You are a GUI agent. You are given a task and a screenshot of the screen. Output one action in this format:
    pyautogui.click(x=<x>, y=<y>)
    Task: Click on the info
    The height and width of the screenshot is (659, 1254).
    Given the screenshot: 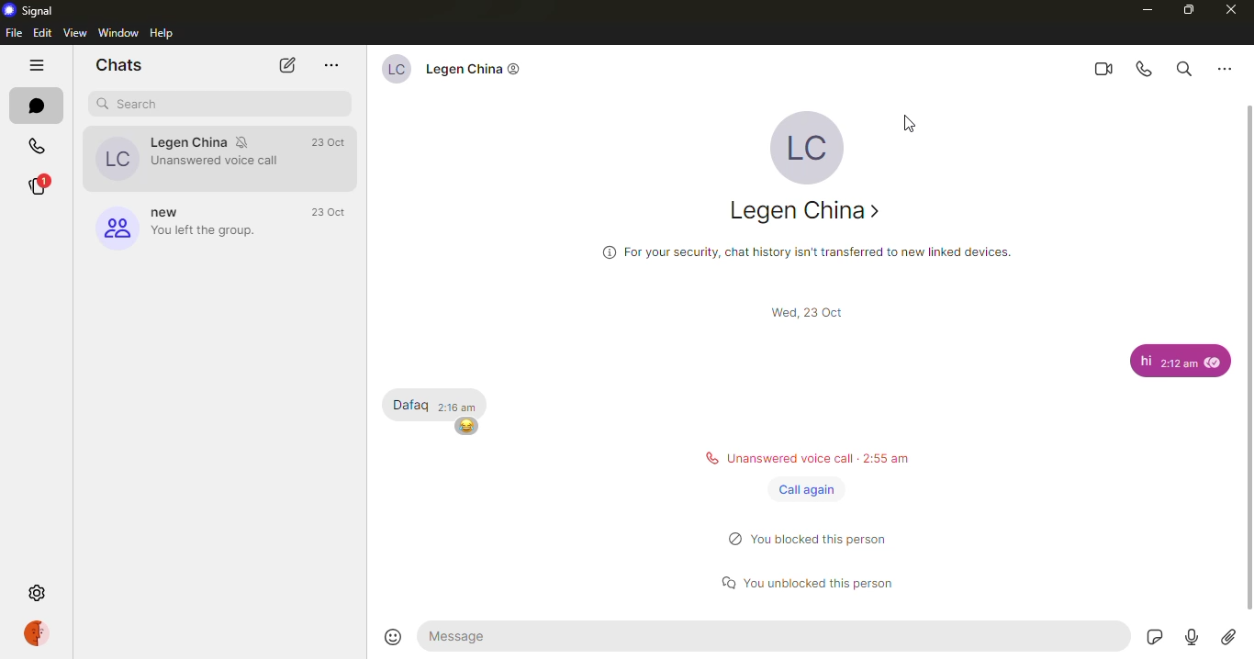 What is the action you would take?
    pyautogui.click(x=808, y=250)
    